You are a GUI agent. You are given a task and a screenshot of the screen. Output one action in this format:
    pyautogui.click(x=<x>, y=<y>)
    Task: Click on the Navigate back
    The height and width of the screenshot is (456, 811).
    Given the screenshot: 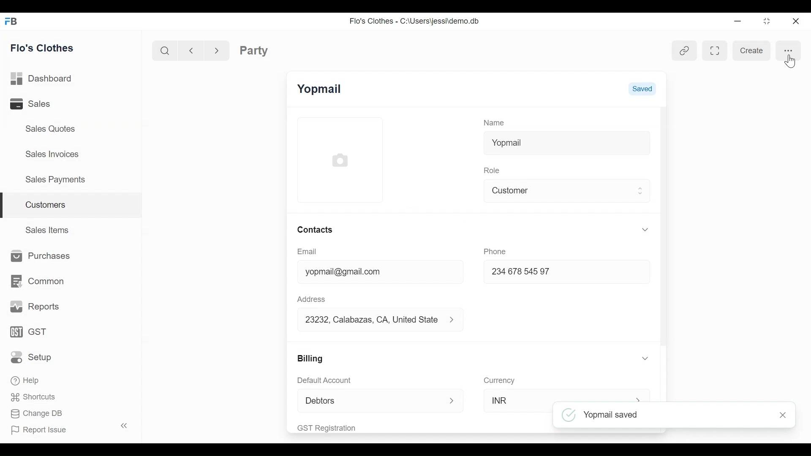 What is the action you would take?
    pyautogui.click(x=190, y=50)
    